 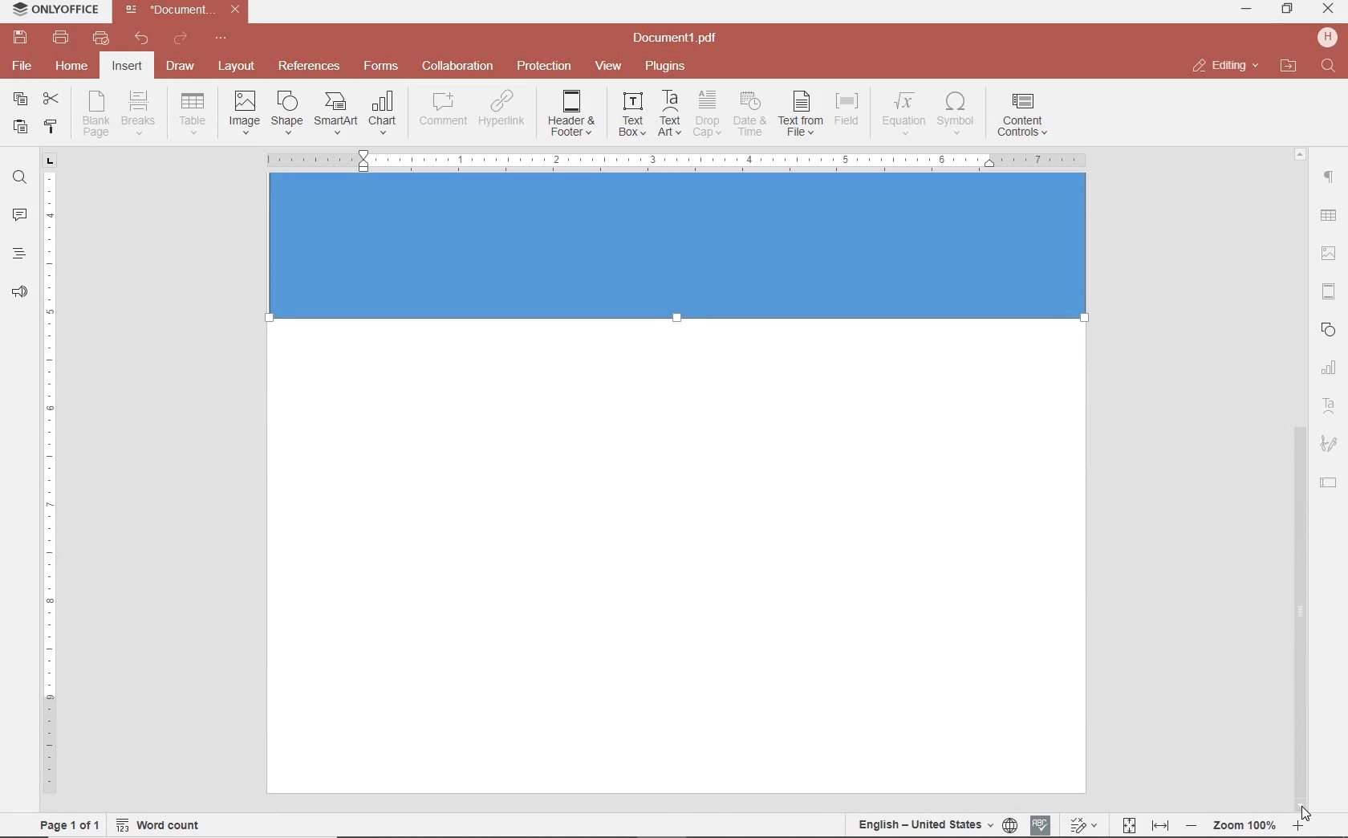 What do you see at coordinates (445, 109) in the screenshot?
I see `COMMENT` at bounding box center [445, 109].